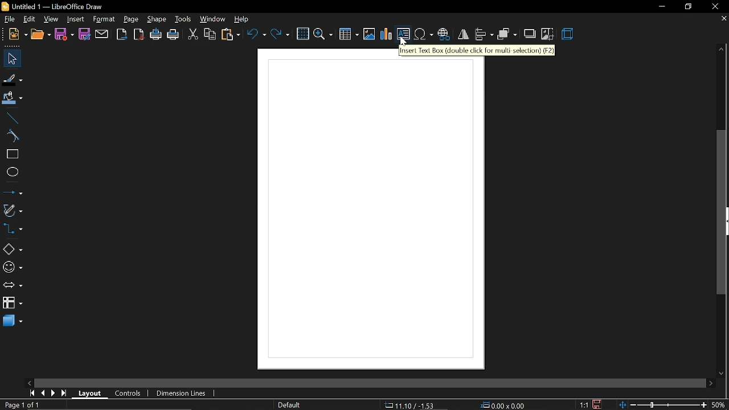 This screenshot has height=410, width=729. I want to click on redo, so click(280, 34).